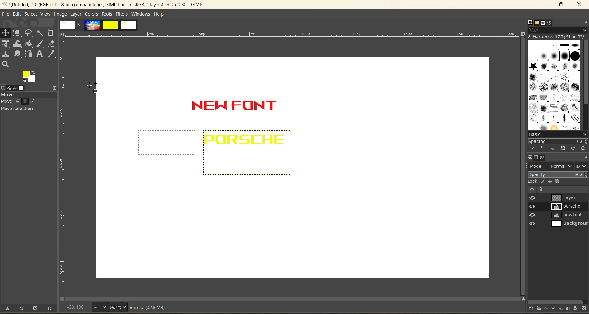 Image resolution: width=589 pixels, height=314 pixels. What do you see at coordinates (572, 148) in the screenshot?
I see `refresh brushes` at bounding box center [572, 148].